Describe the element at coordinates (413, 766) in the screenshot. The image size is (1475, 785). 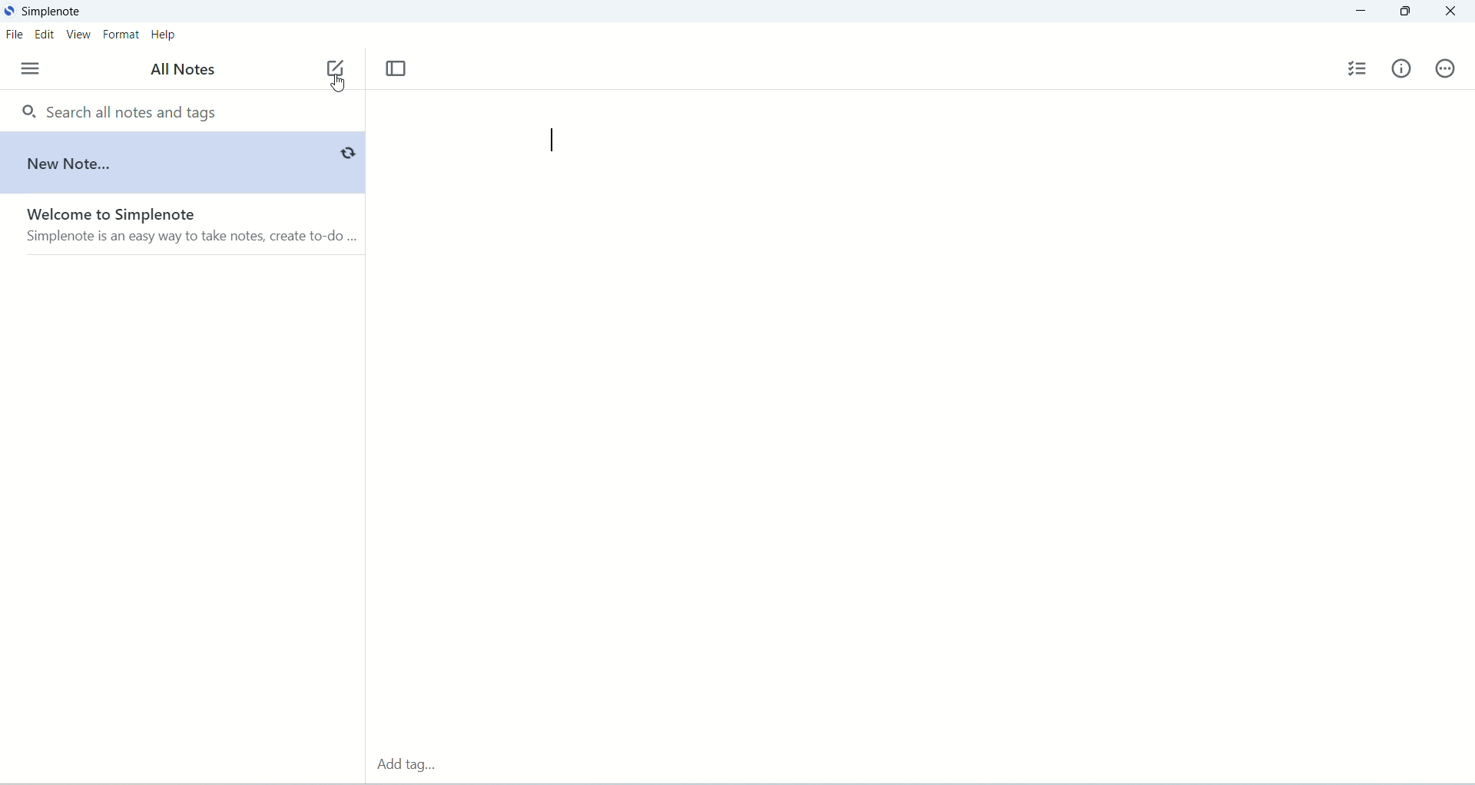
I see `add tag` at that location.